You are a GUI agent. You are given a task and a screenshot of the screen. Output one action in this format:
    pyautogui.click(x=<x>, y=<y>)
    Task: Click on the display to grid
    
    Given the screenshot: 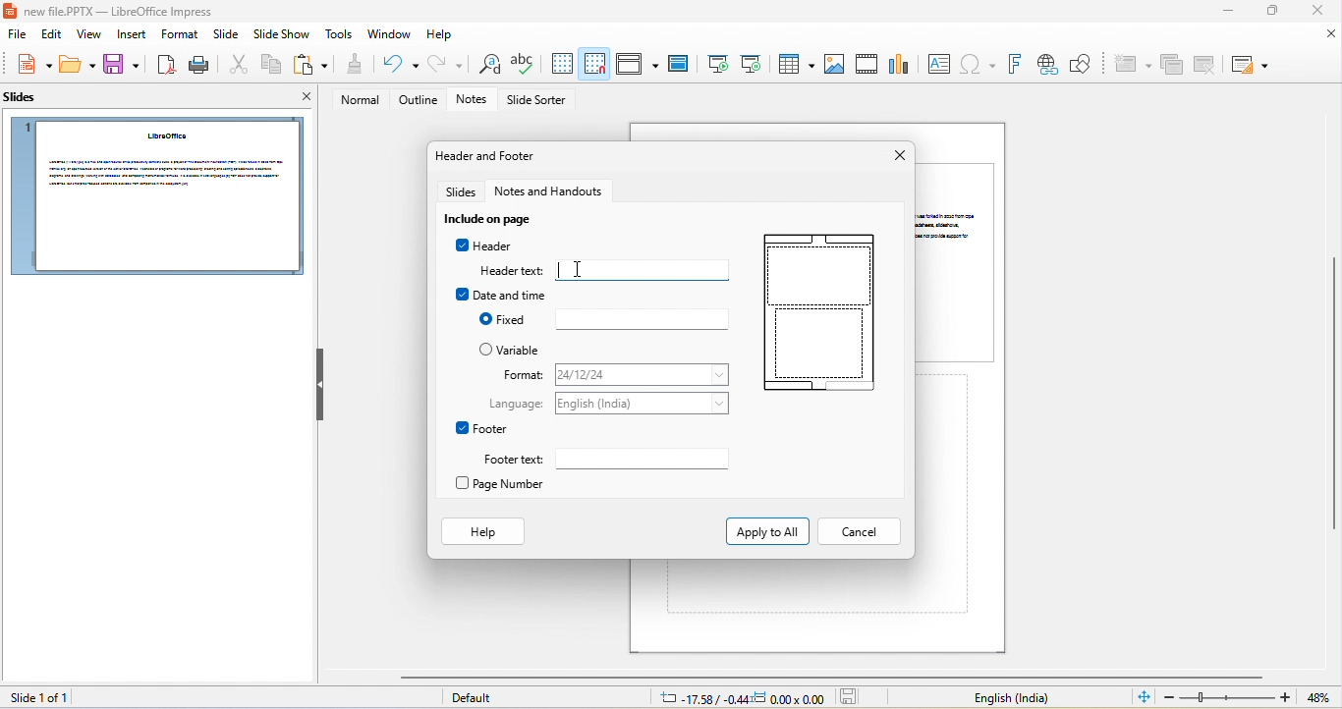 What is the action you would take?
    pyautogui.click(x=561, y=64)
    